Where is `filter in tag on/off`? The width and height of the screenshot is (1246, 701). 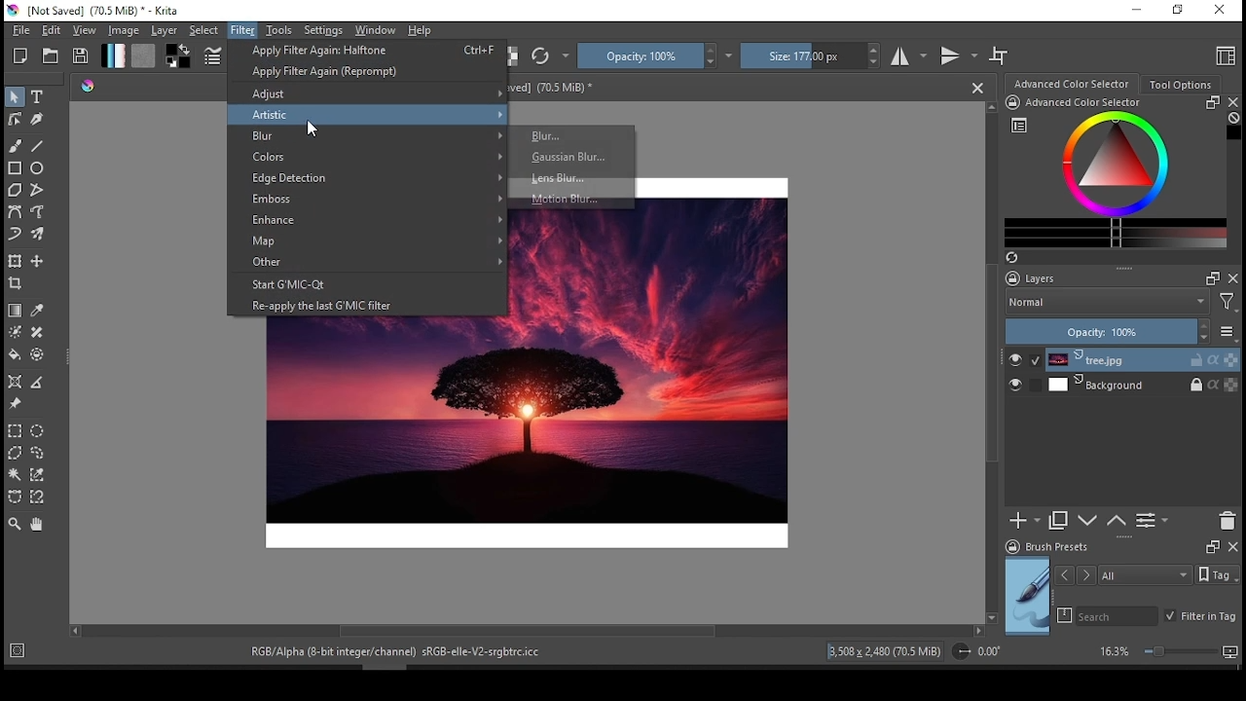 filter in tag on/off is located at coordinates (1199, 618).